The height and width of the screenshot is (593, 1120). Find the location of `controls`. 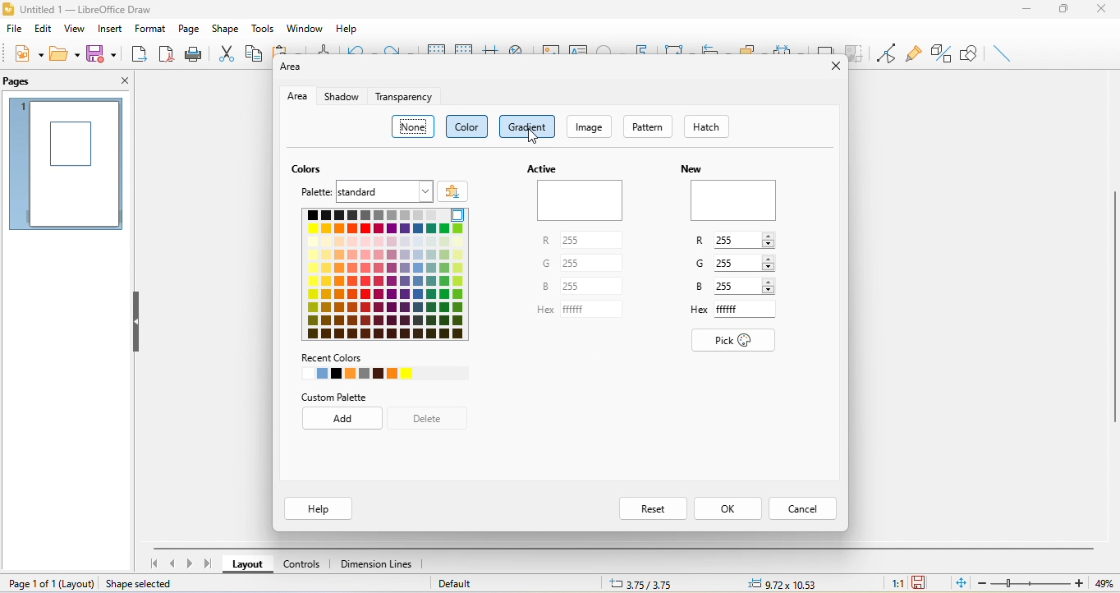

controls is located at coordinates (303, 563).